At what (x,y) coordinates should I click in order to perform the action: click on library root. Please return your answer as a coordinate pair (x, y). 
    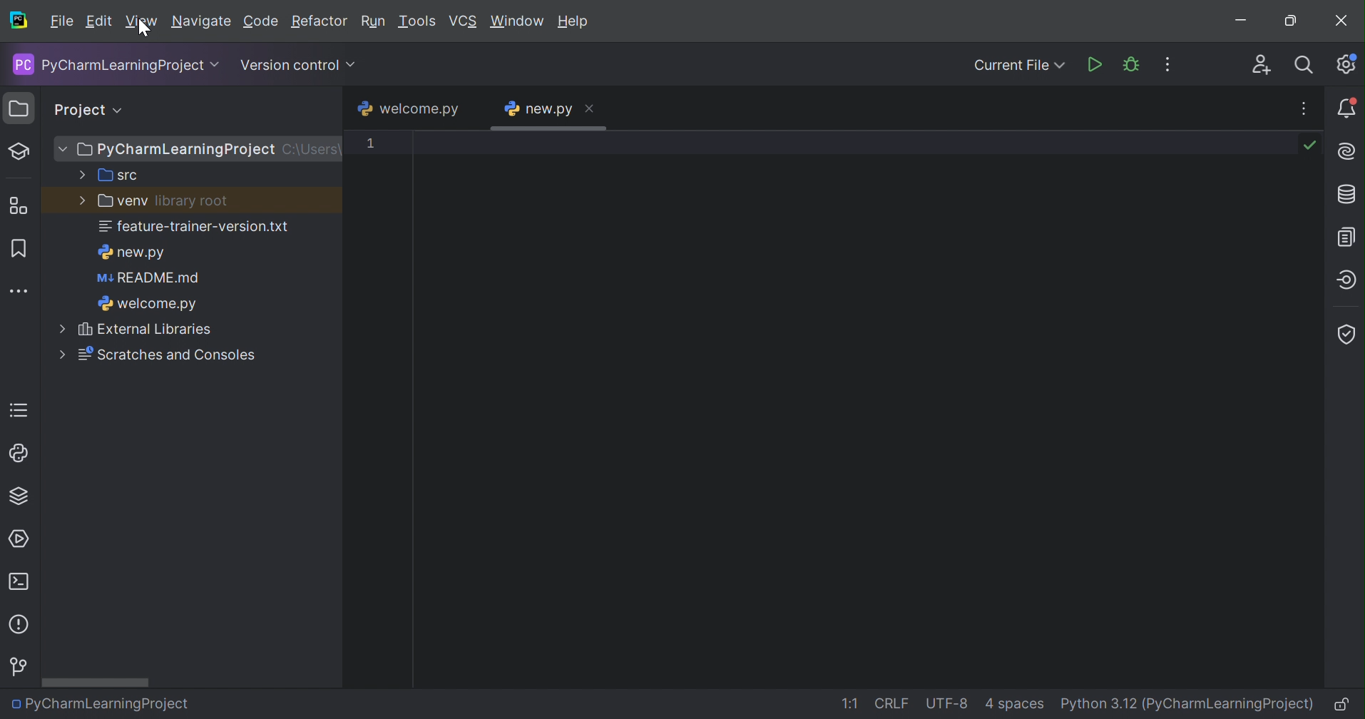
    Looking at the image, I should click on (192, 203).